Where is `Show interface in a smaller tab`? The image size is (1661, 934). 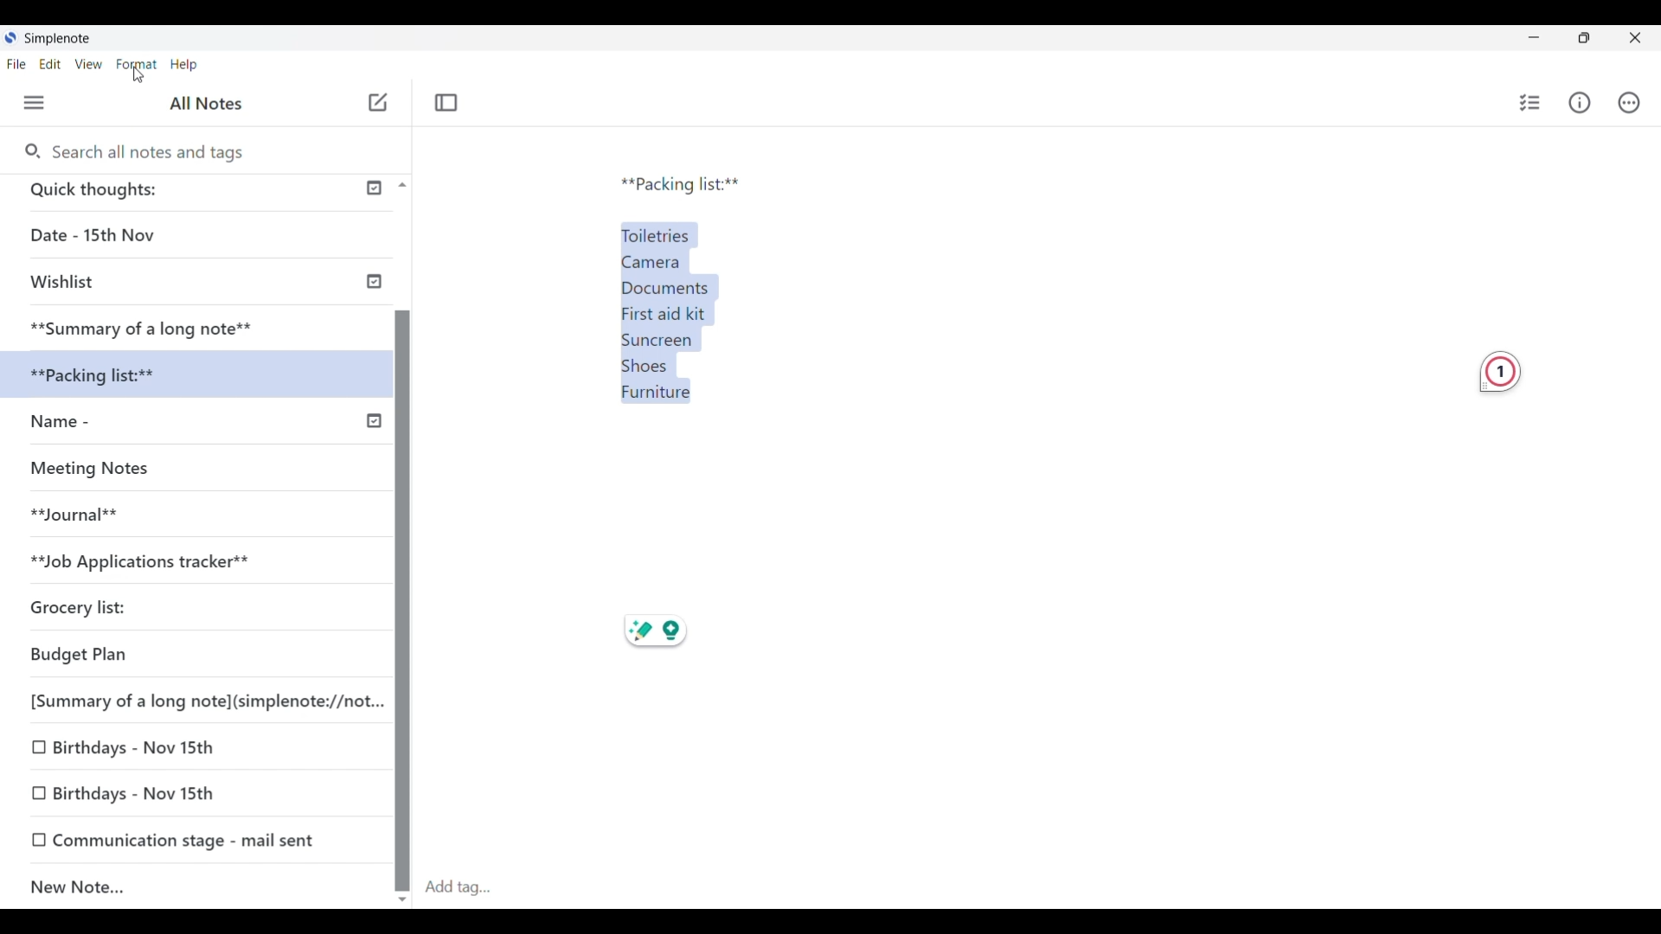 Show interface in a smaller tab is located at coordinates (1585, 38).